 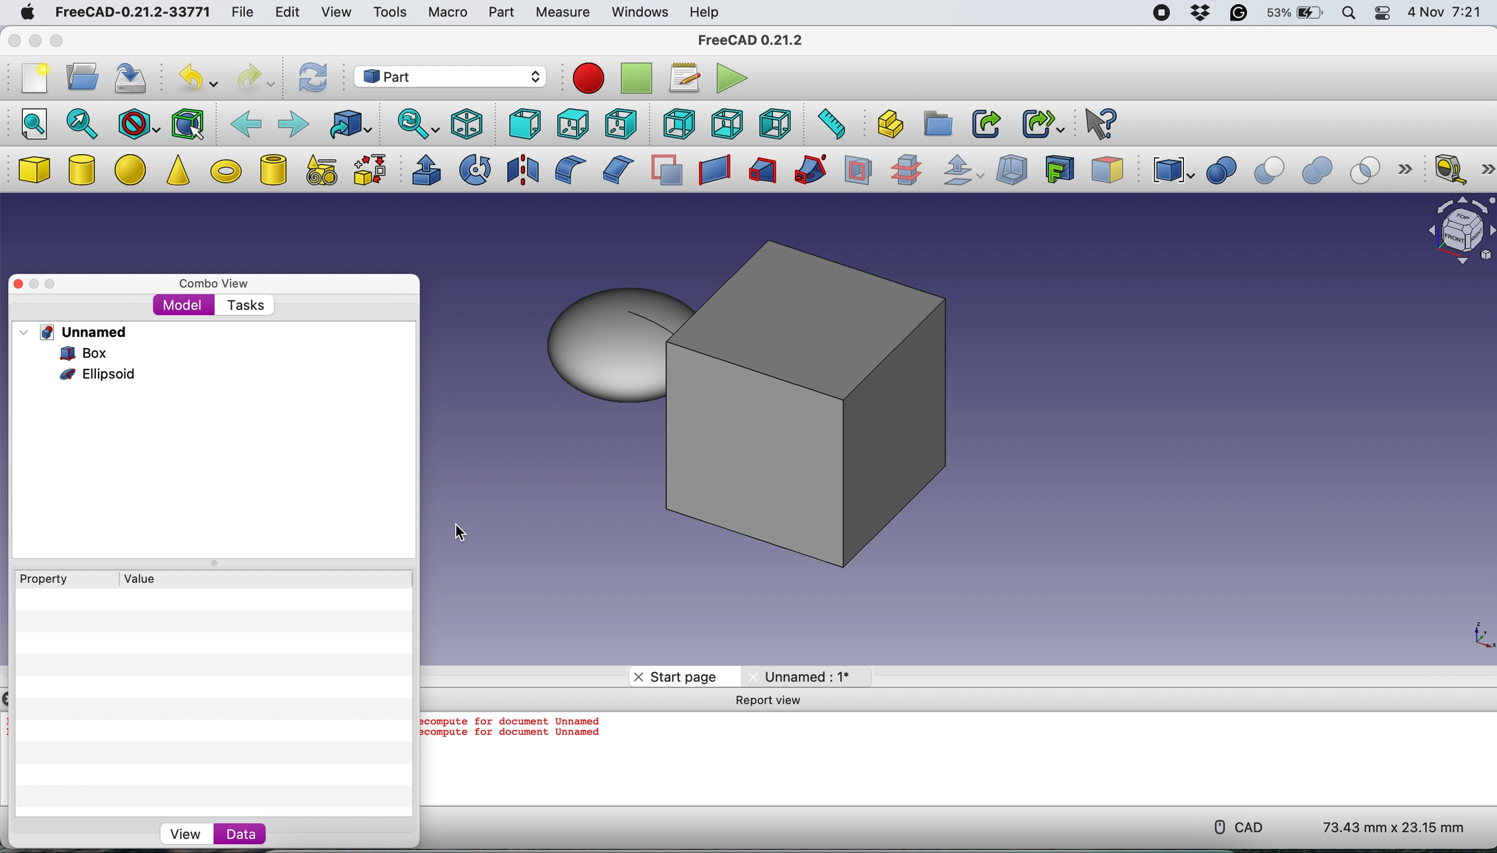 I want to click on rear, so click(x=677, y=124).